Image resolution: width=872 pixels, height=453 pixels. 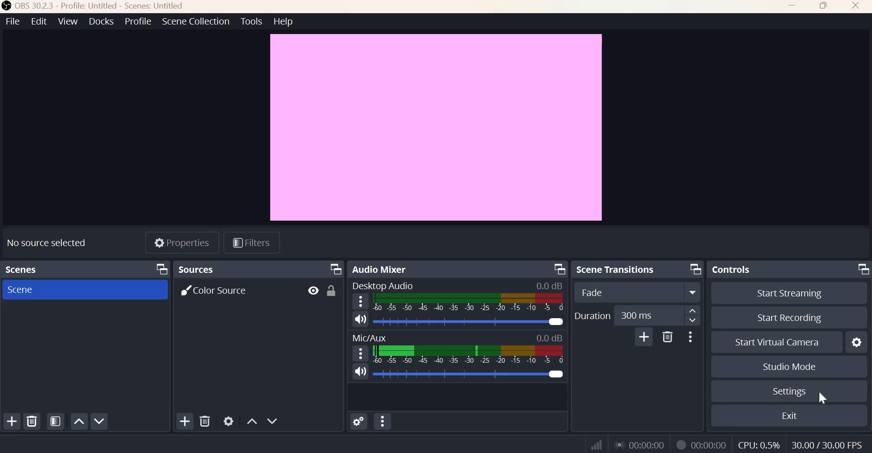 What do you see at coordinates (361, 353) in the screenshot?
I see `hamburger menu` at bounding box center [361, 353].